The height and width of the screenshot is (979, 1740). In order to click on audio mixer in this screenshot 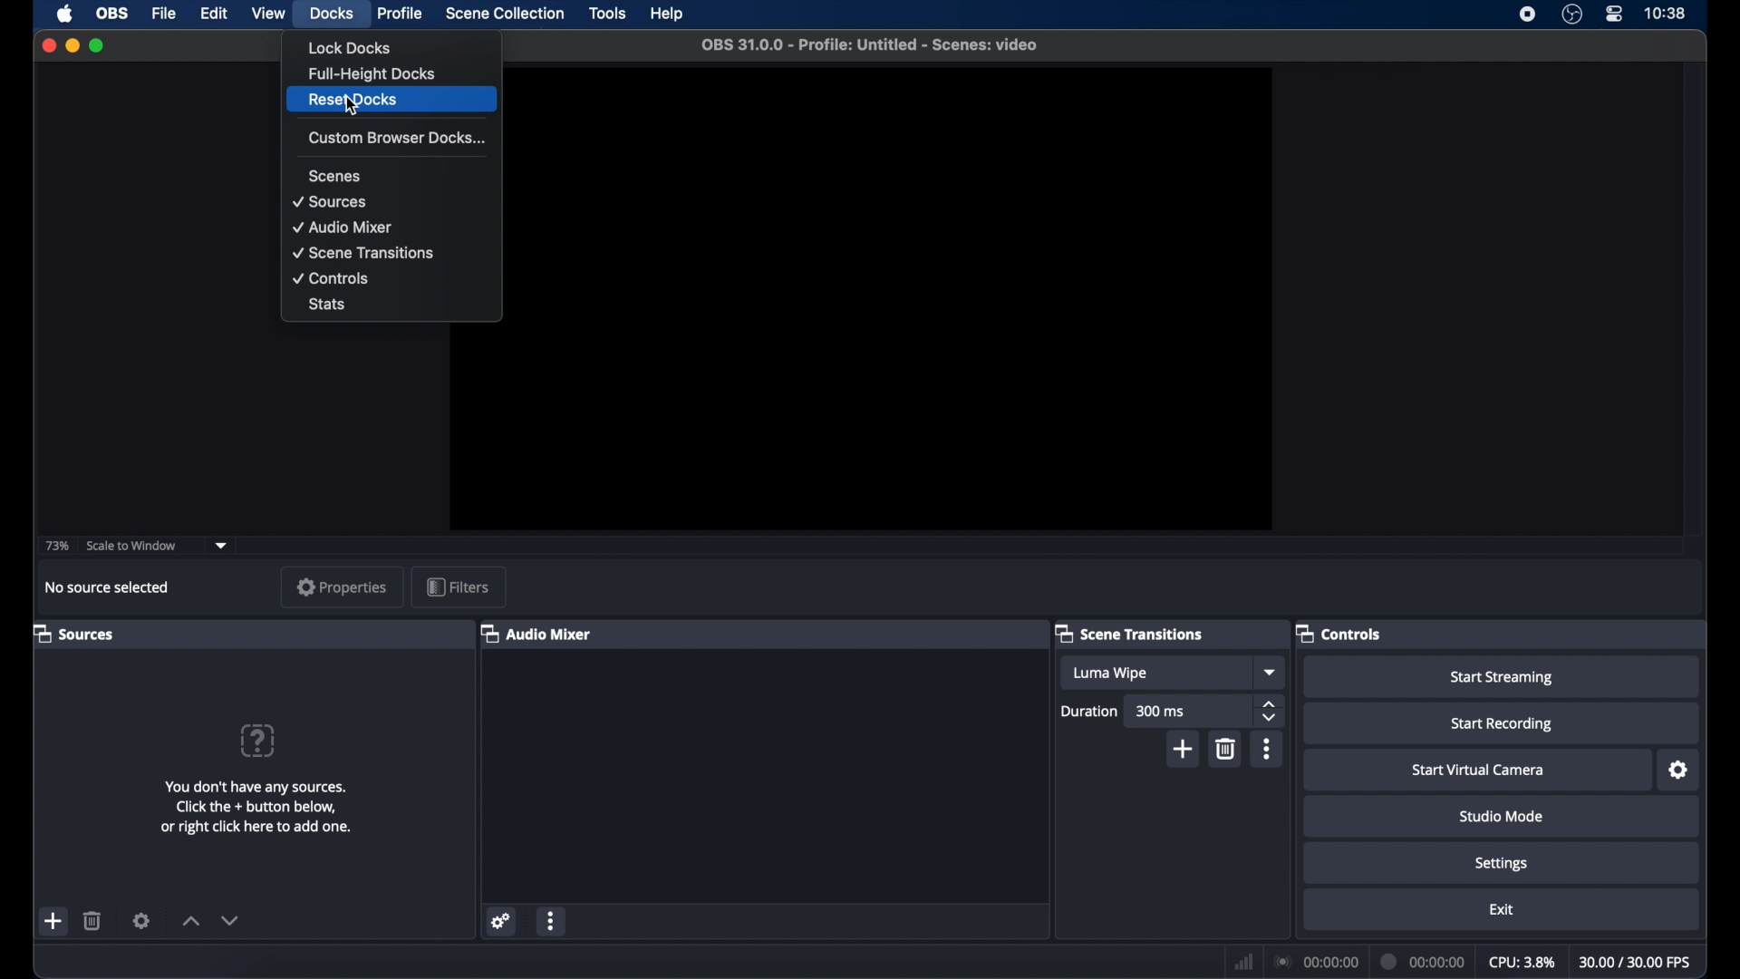, I will do `click(344, 228)`.